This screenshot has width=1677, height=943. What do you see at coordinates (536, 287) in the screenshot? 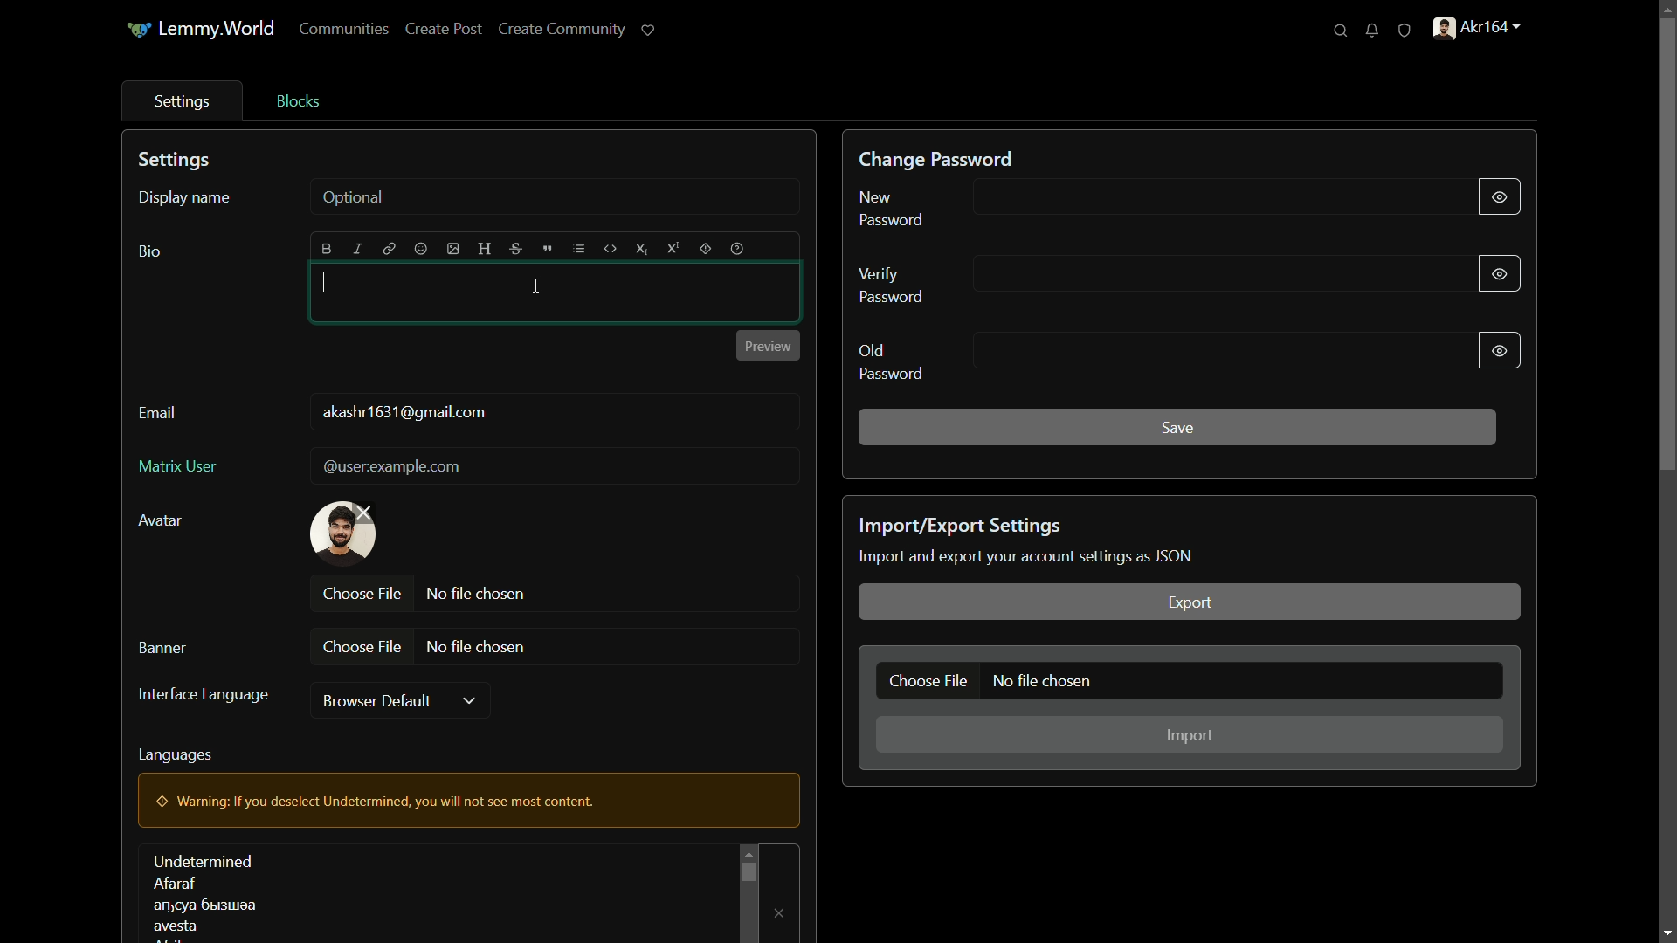
I see `cursor` at bounding box center [536, 287].